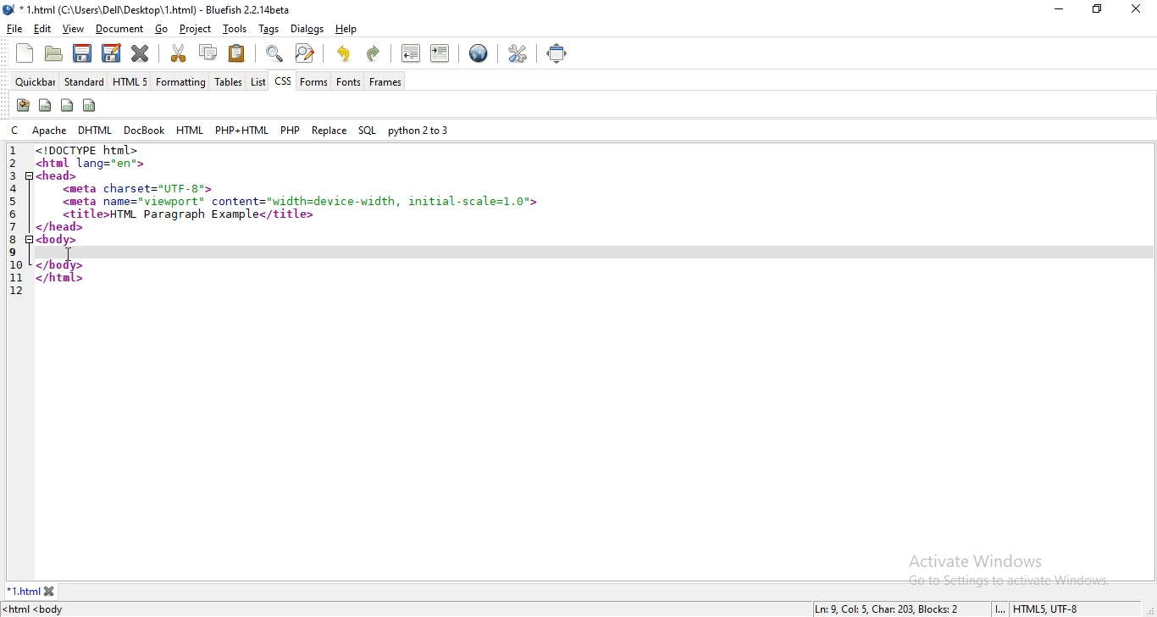 The width and height of the screenshot is (1157, 617). I want to click on php+html, so click(241, 129).